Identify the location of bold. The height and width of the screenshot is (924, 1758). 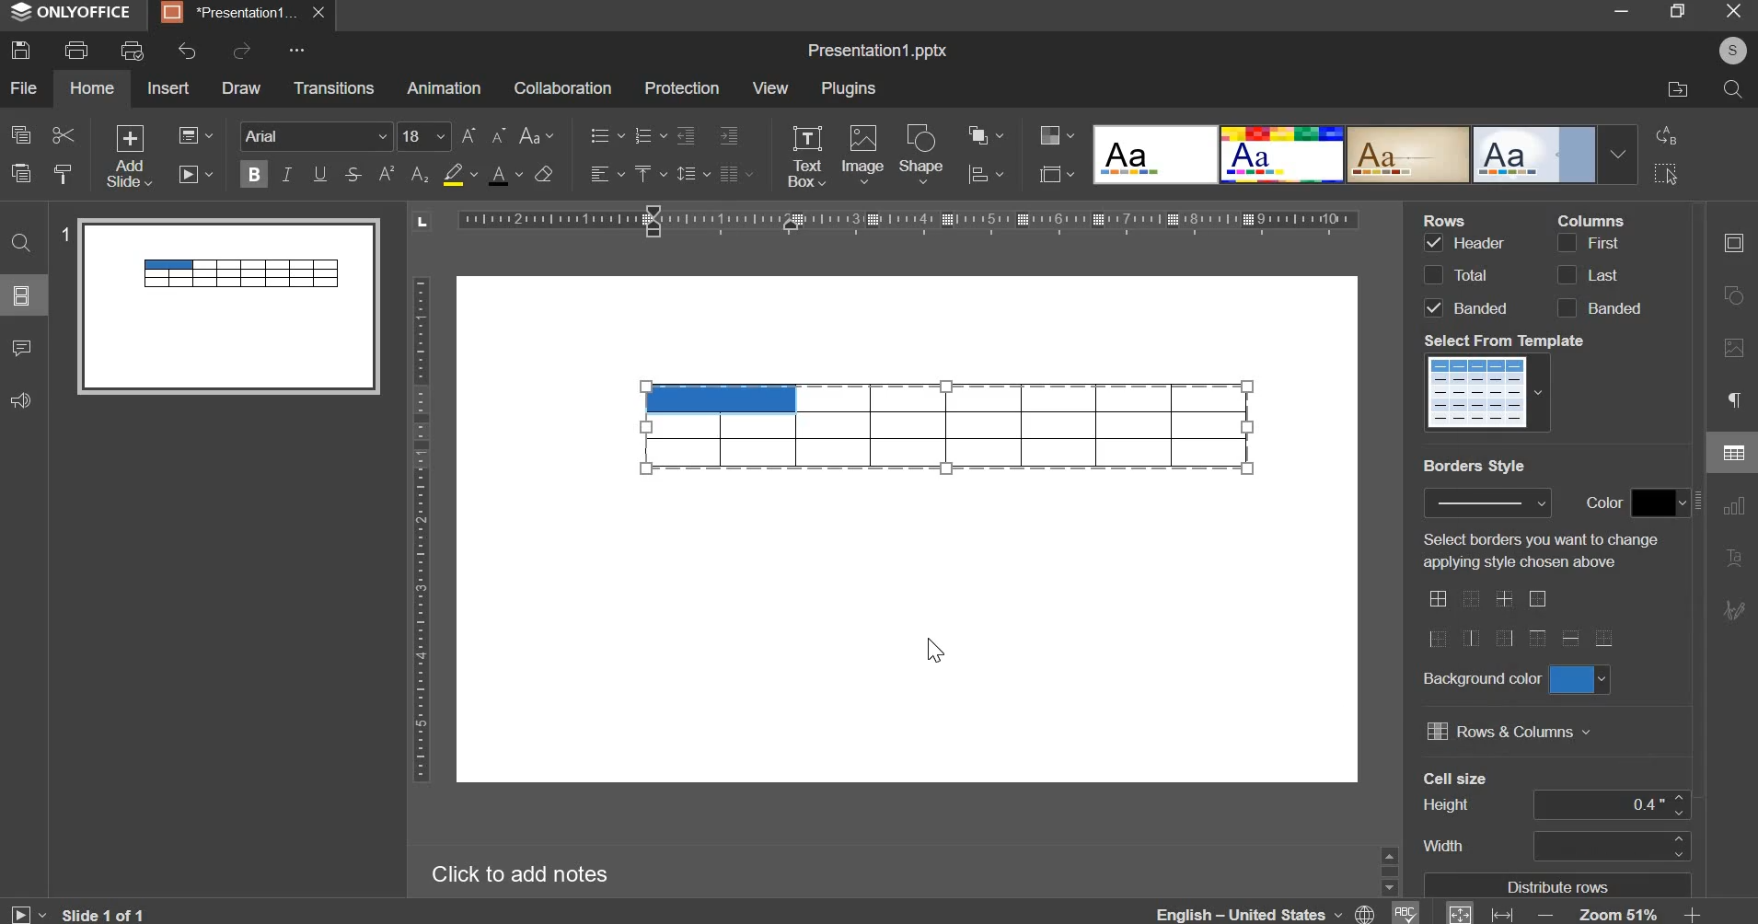
(254, 171).